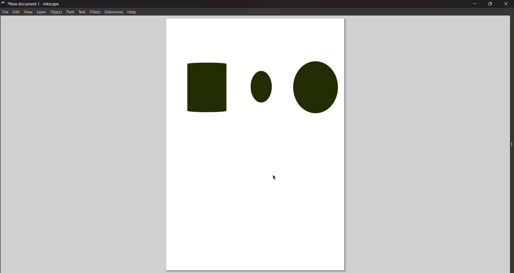  What do you see at coordinates (56, 12) in the screenshot?
I see `object` at bounding box center [56, 12].